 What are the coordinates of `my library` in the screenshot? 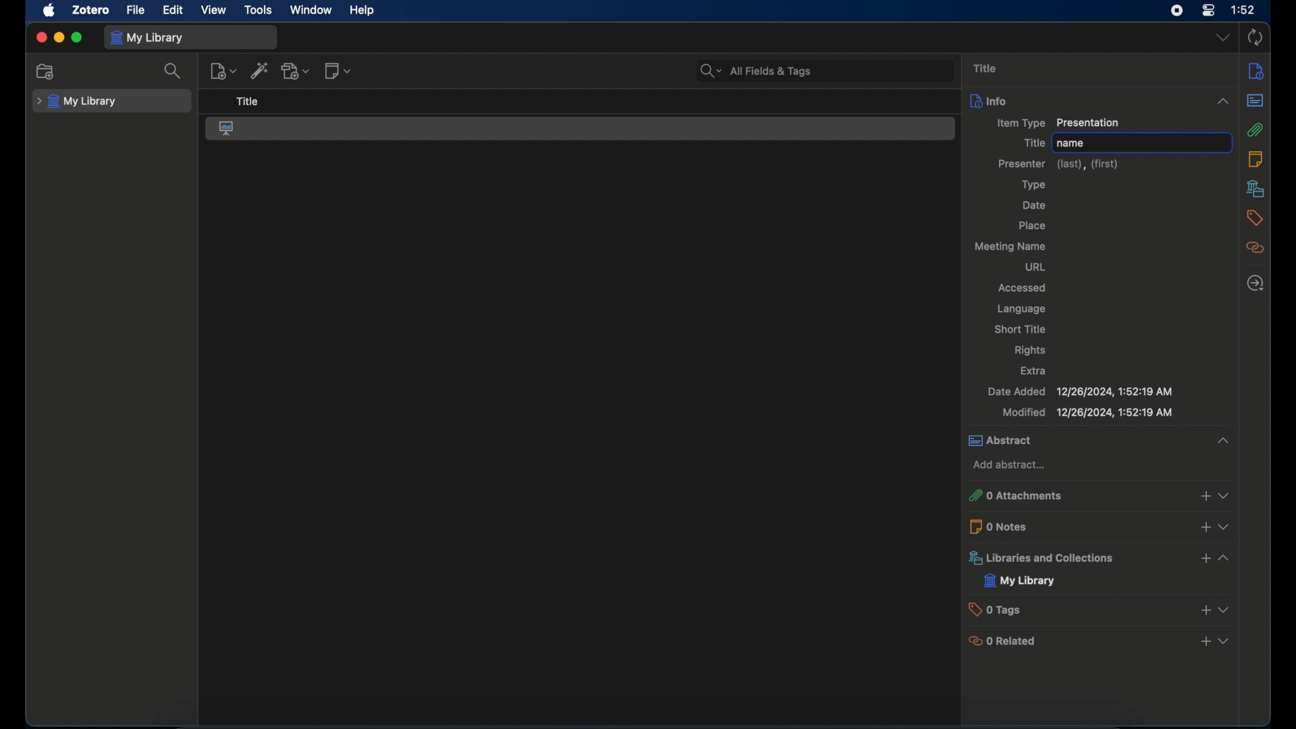 It's located at (148, 38).